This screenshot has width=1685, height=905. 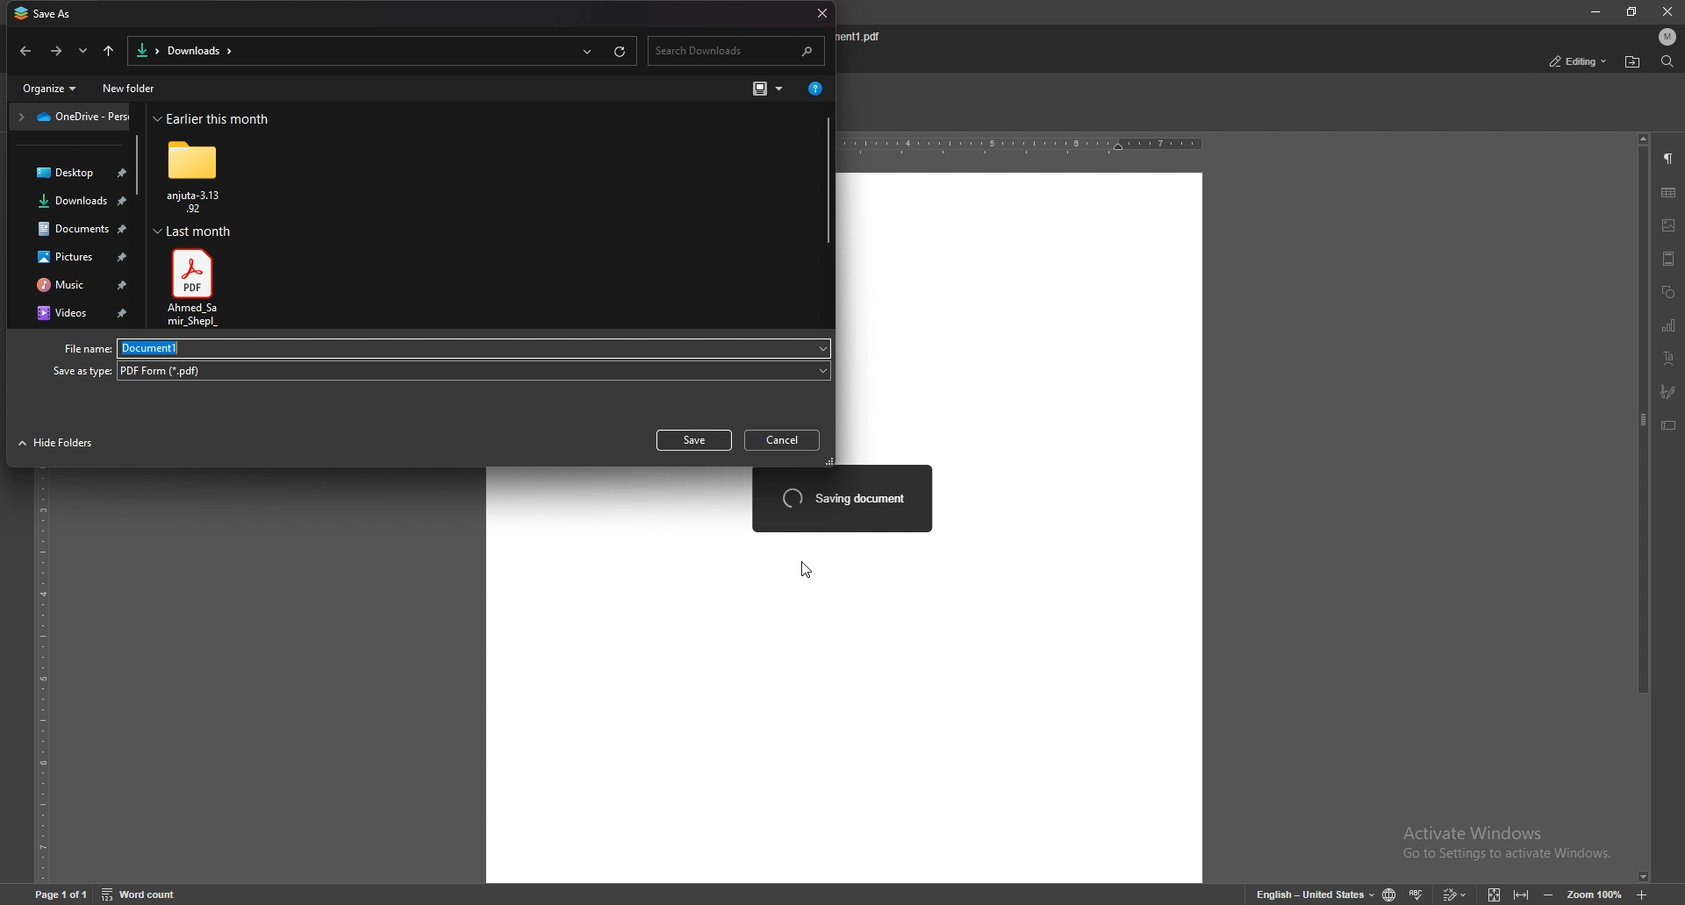 What do you see at coordinates (1579, 61) in the screenshot?
I see `status` at bounding box center [1579, 61].